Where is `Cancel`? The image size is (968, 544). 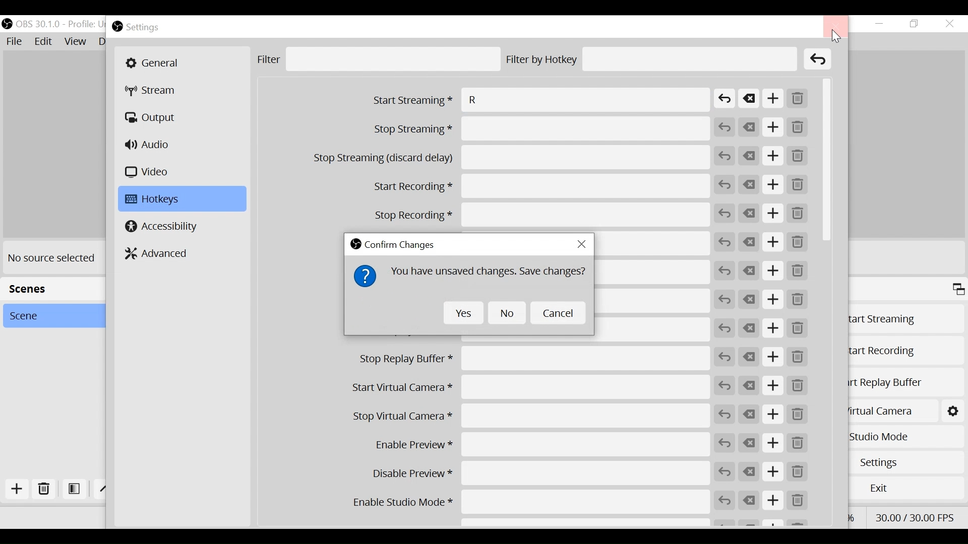 Cancel is located at coordinates (557, 313).